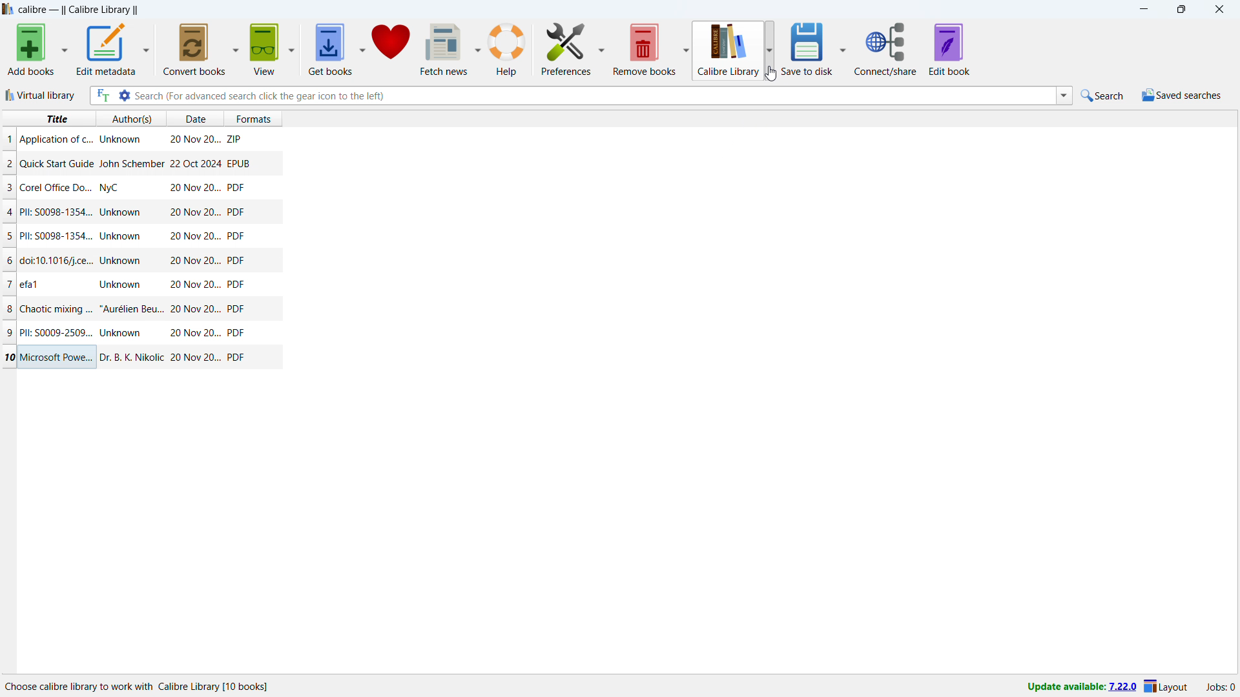  I want to click on EPUB, so click(238, 163).